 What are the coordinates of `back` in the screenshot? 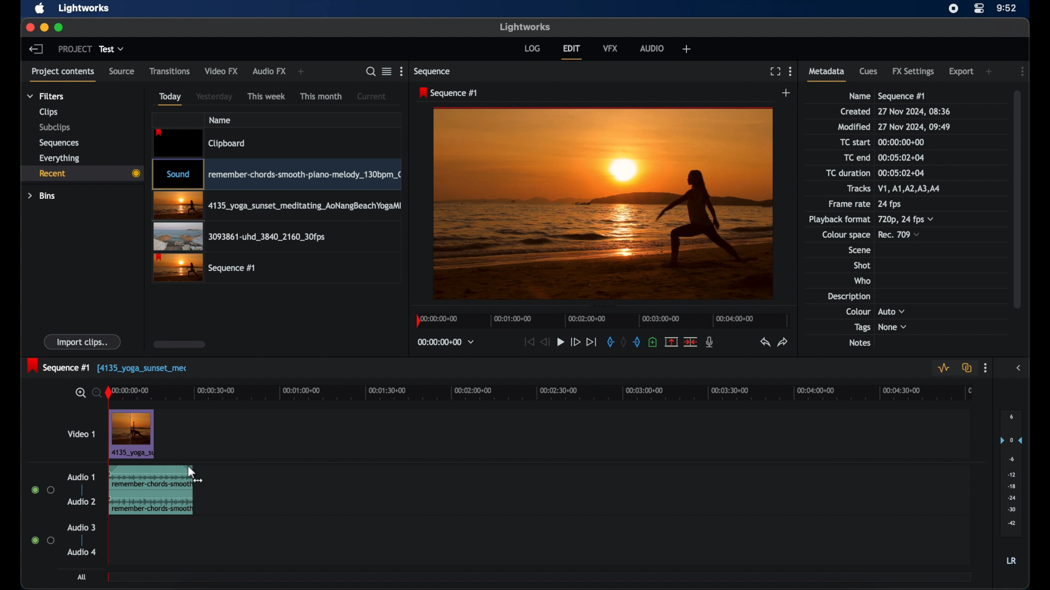 It's located at (36, 49).